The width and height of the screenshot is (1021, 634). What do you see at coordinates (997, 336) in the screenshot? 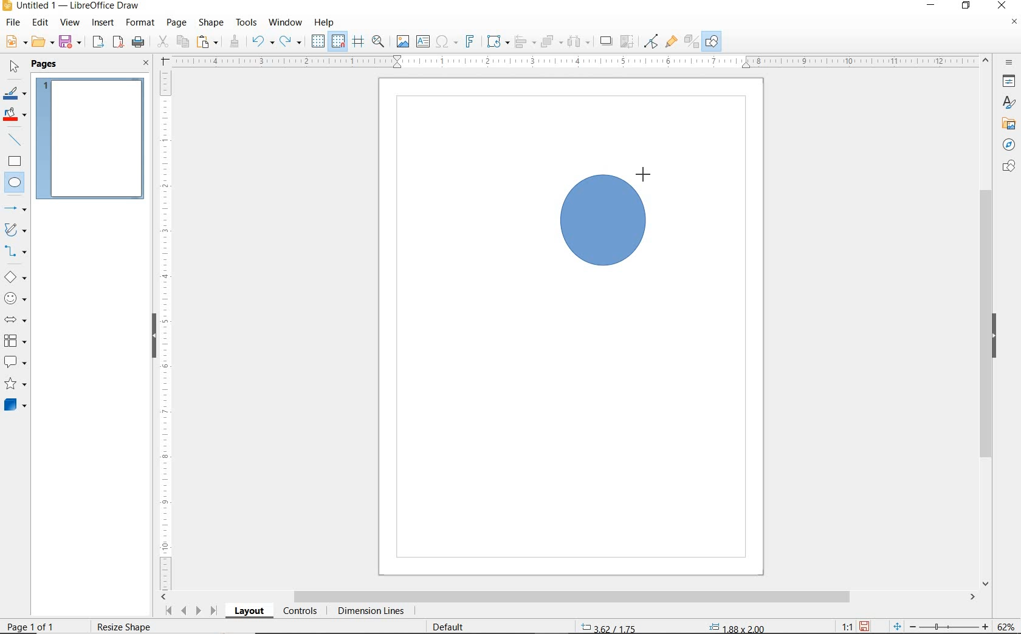
I see `HIDE` at bounding box center [997, 336].